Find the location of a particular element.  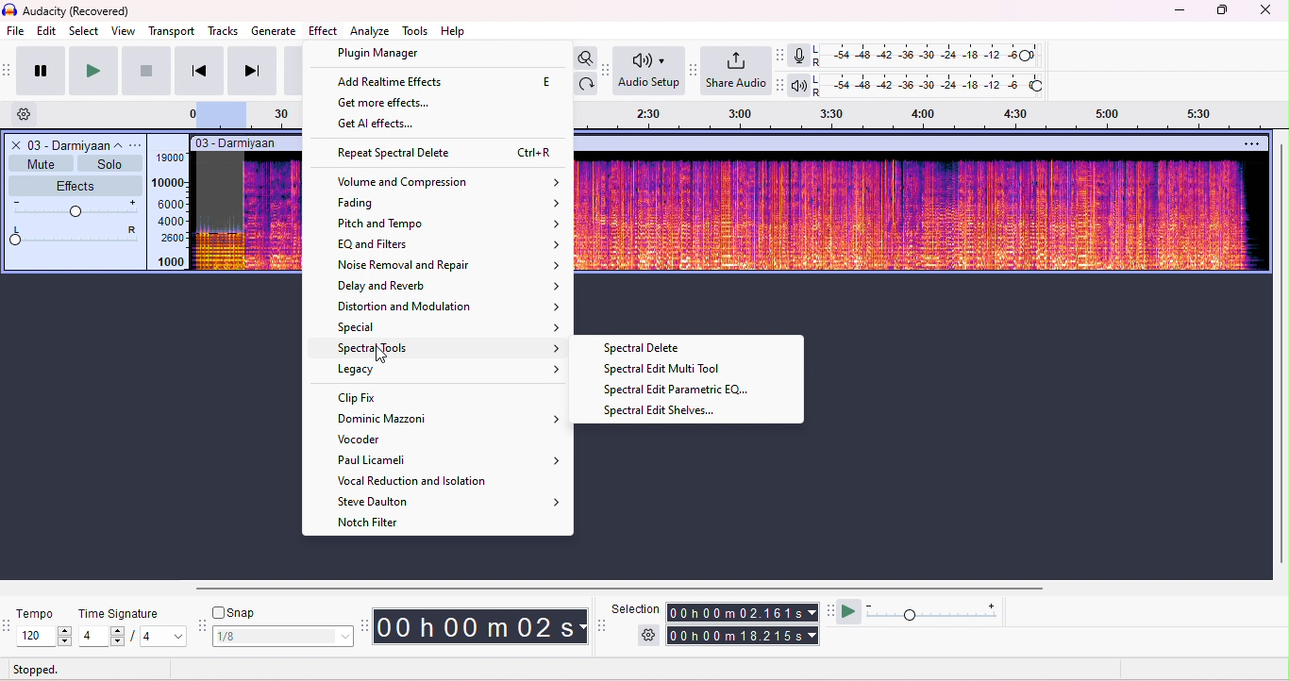

get all effects is located at coordinates (425, 85).